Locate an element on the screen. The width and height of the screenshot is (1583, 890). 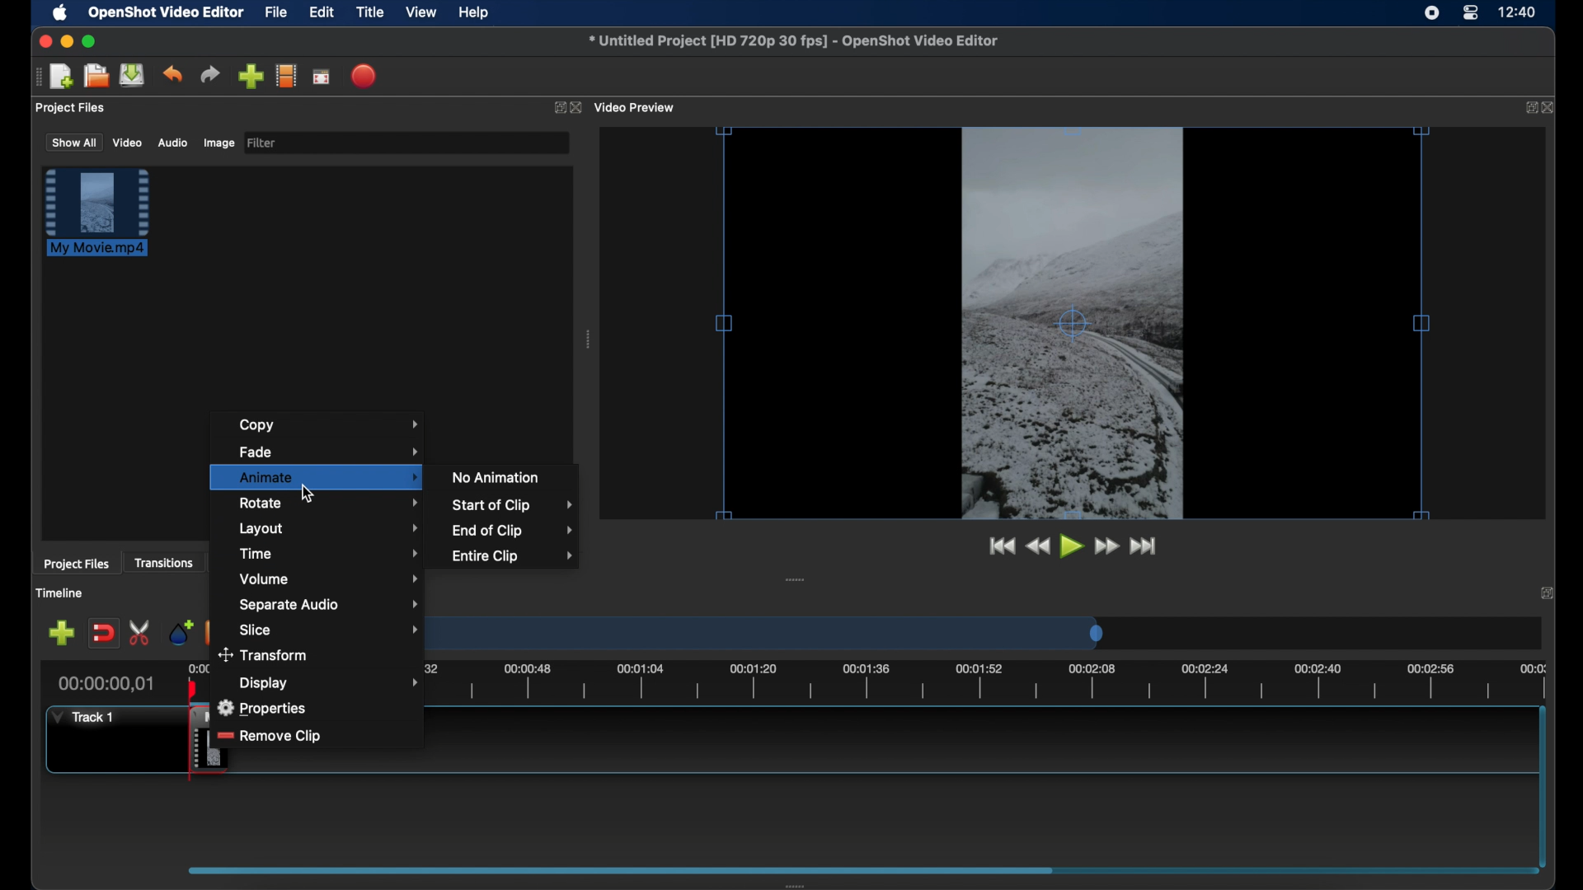
explore profiles is located at coordinates (285, 75).